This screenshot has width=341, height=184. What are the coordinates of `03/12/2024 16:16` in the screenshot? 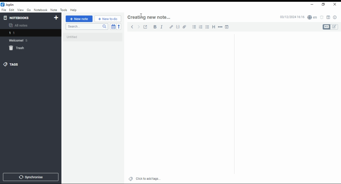 It's located at (292, 17).